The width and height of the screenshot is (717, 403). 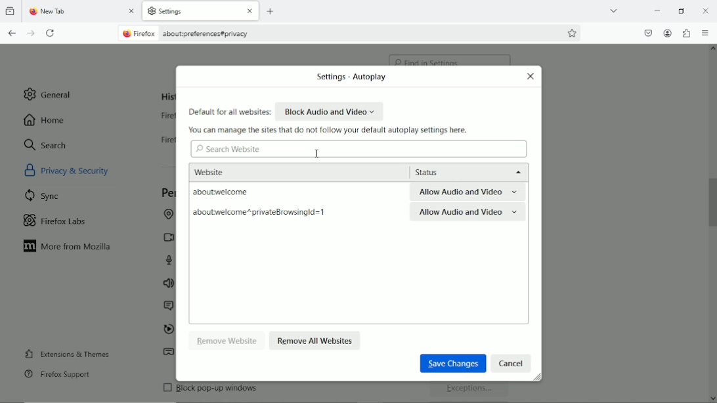 What do you see at coordinates (228, 150) in the screenshot?
I see `search website` at bounding box center [228, 150].